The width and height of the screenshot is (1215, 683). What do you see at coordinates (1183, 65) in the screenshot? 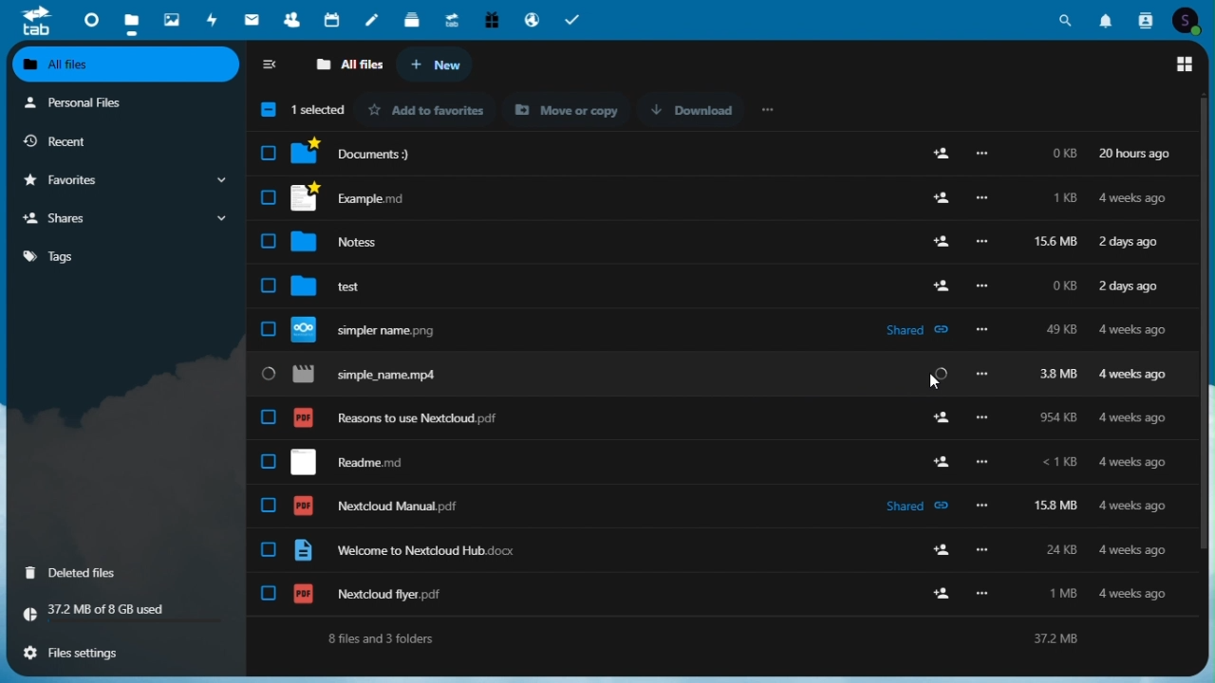
I see `Switch to gridview` at bounding box center [1183, 65].